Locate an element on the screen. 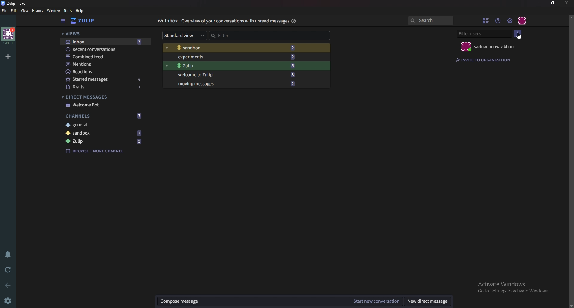 This screenshot has height=308, width=574. History is located at coordinates (37, 11).